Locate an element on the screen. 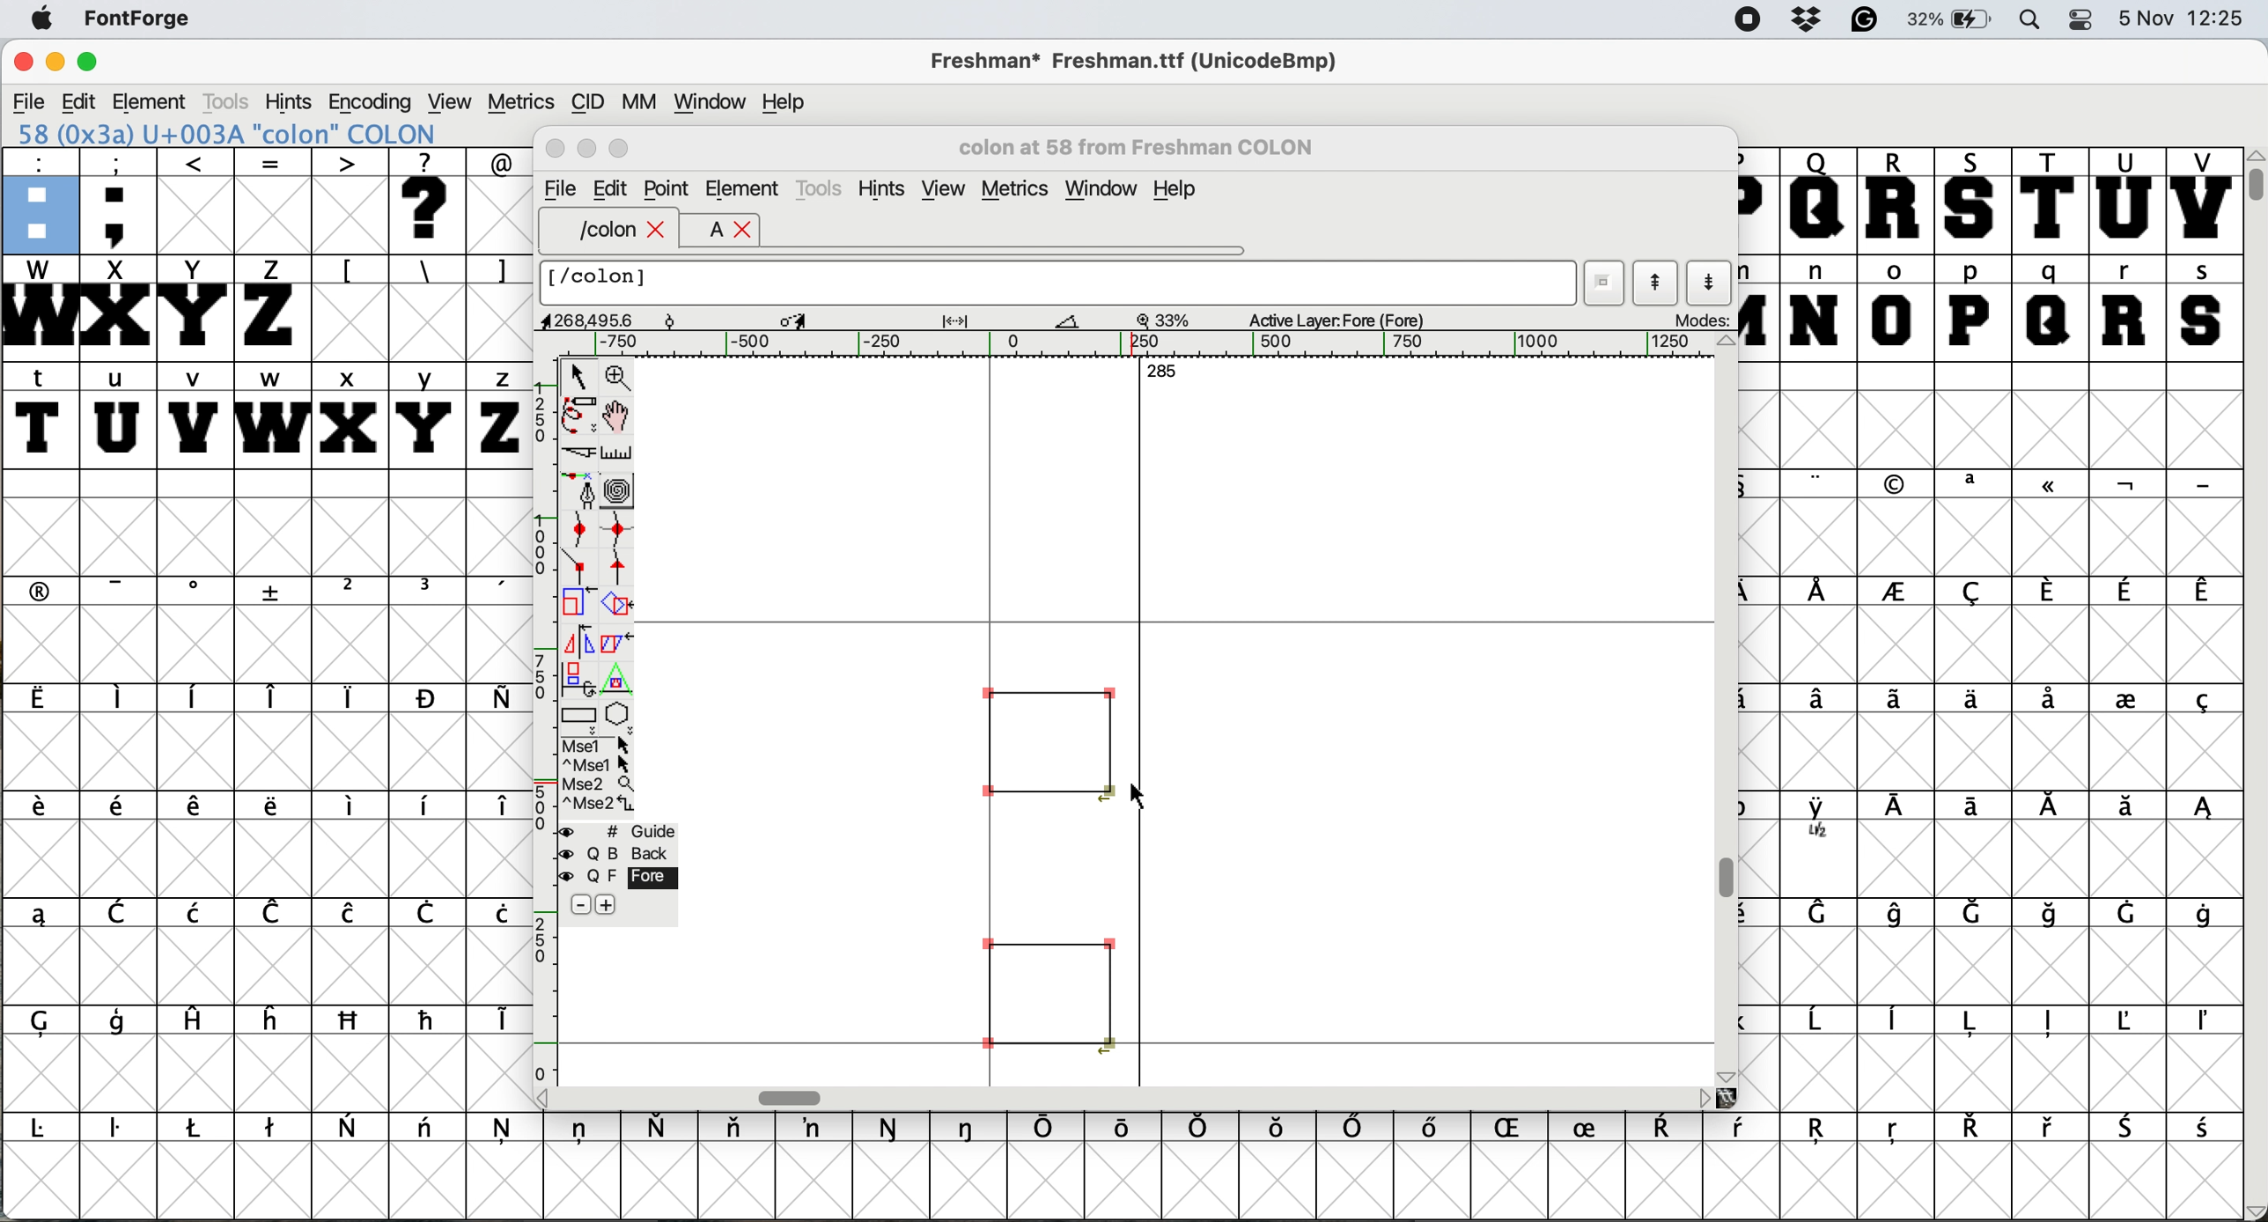 The height and width of the screenshot is (1222, 2268). symbol is located at coordinates (430, 1020).